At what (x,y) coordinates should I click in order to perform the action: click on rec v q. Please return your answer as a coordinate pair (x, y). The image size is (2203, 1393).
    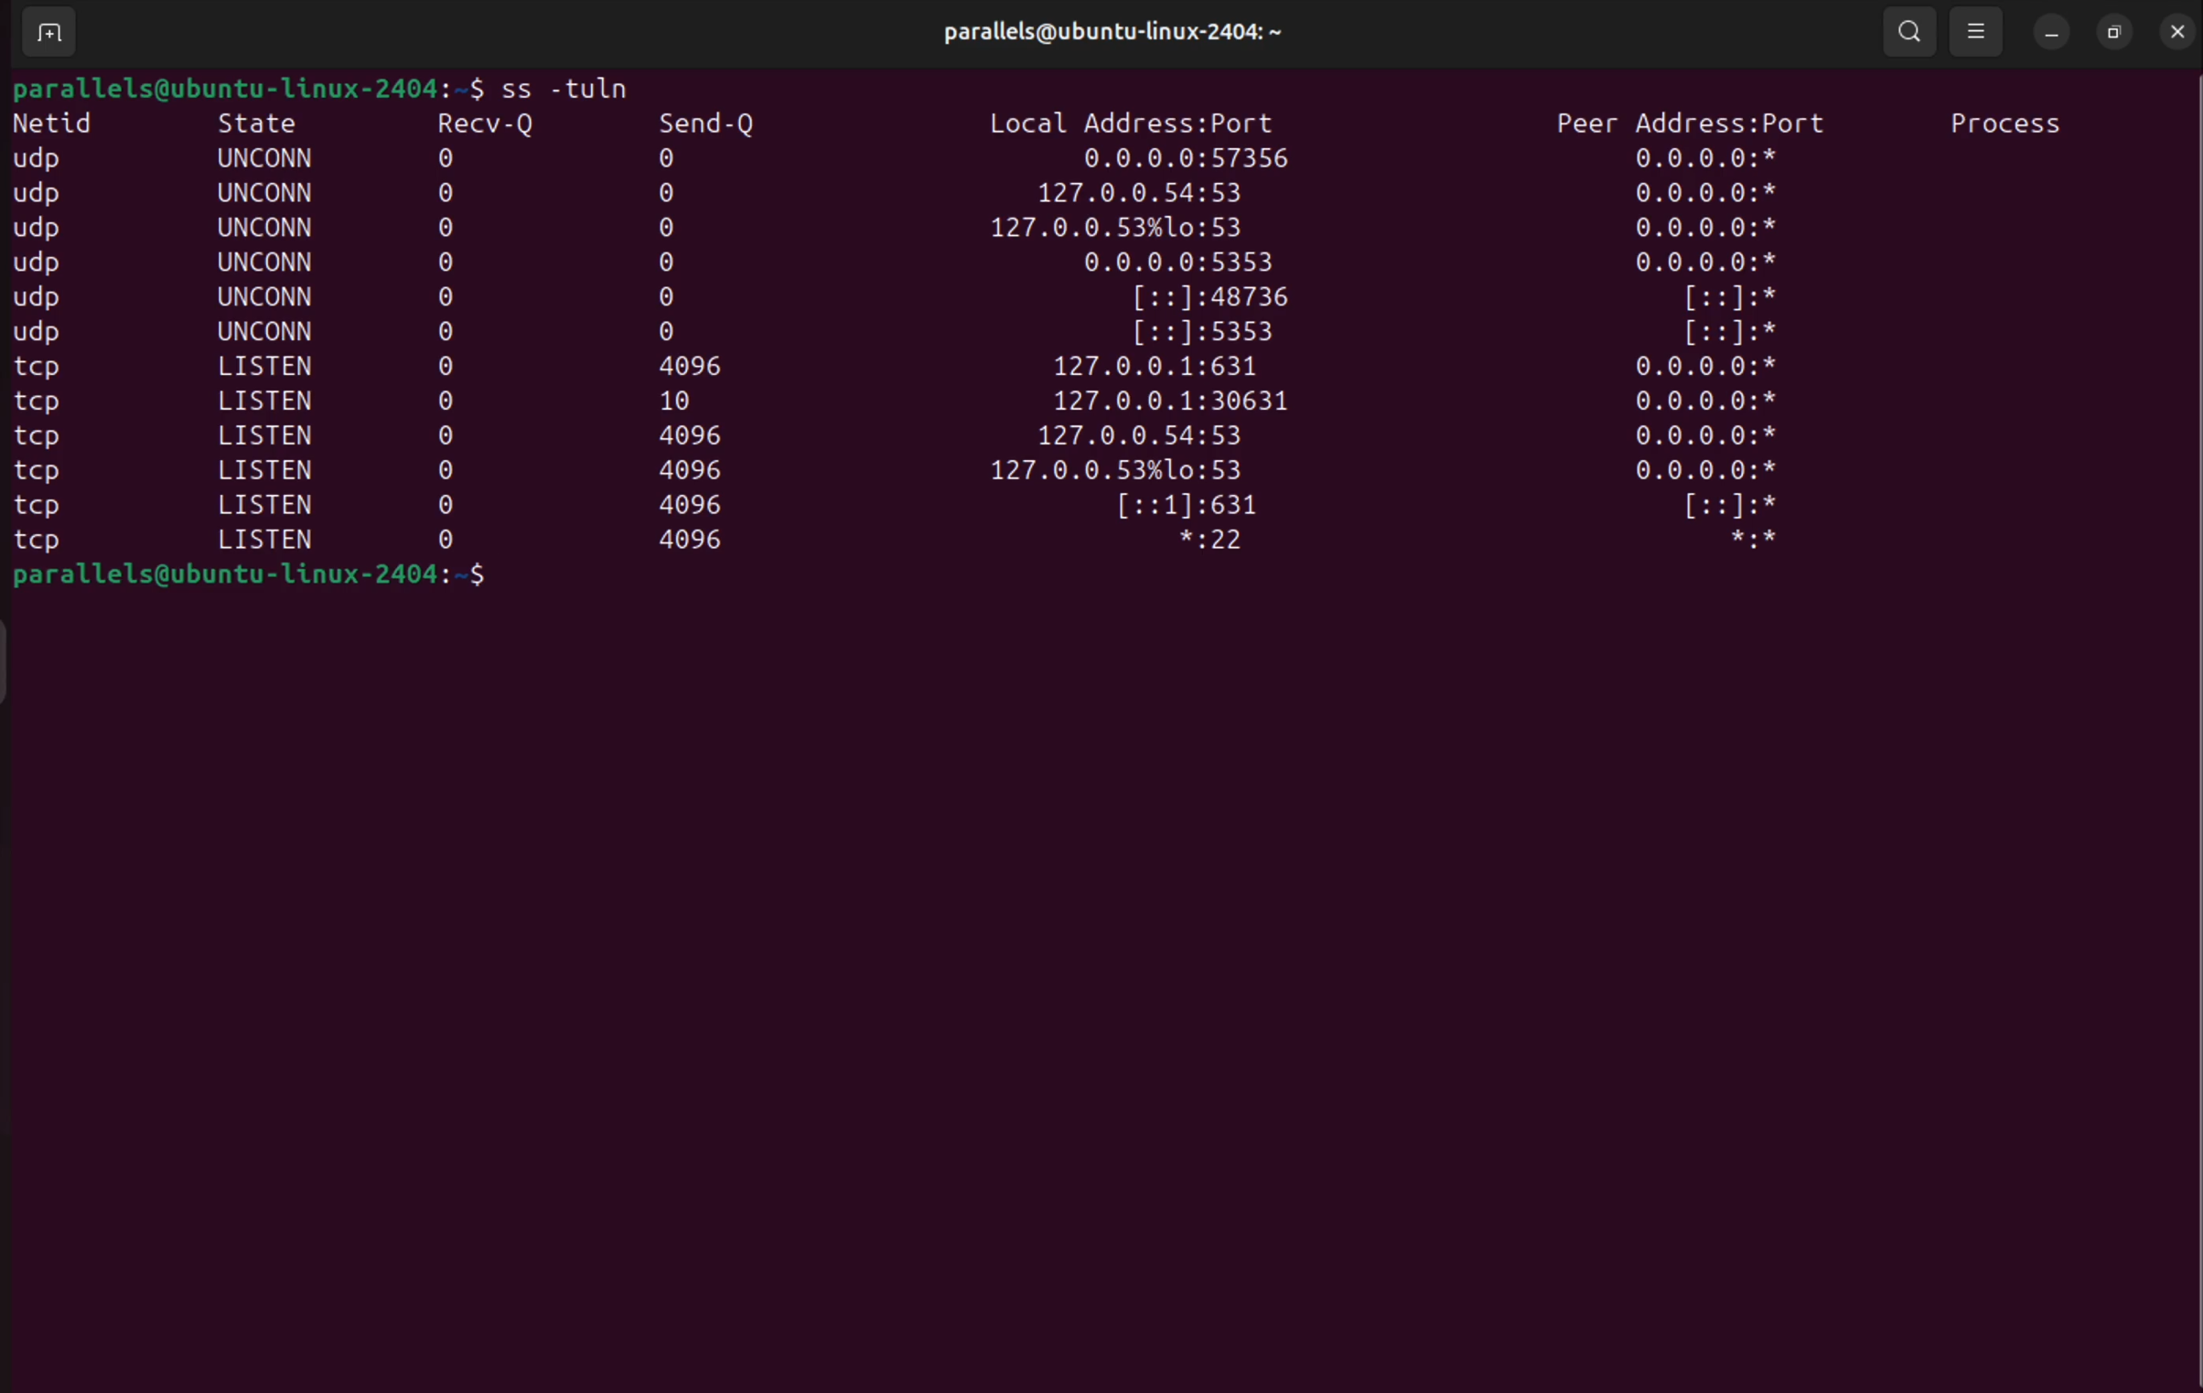
    Looking at the image, I should click on (488, 122).